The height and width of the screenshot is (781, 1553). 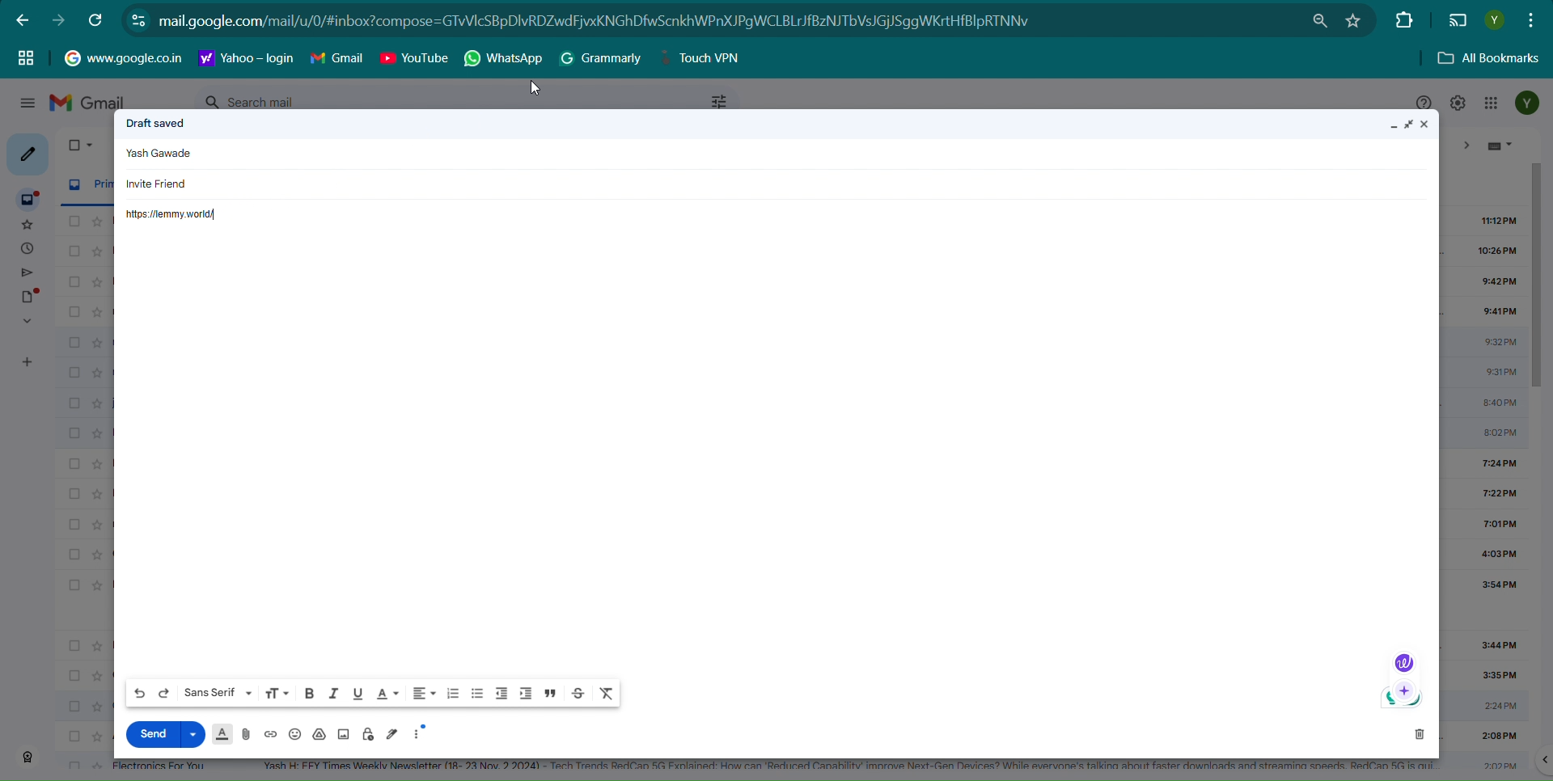 What do you see at coordinates (1402, 19) in the screenshot?
I see `Extensions` at bounding box center [1402, 19].